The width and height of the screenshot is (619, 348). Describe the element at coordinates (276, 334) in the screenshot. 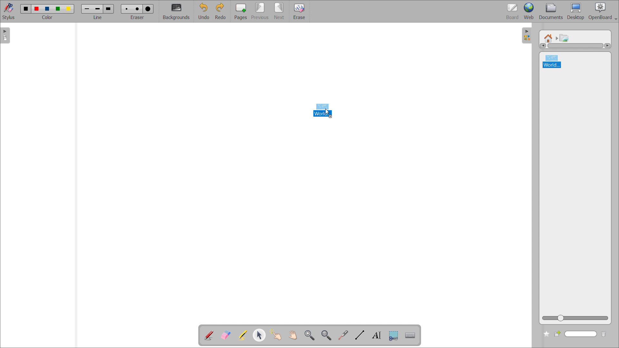

I see `interact with items` at that location.